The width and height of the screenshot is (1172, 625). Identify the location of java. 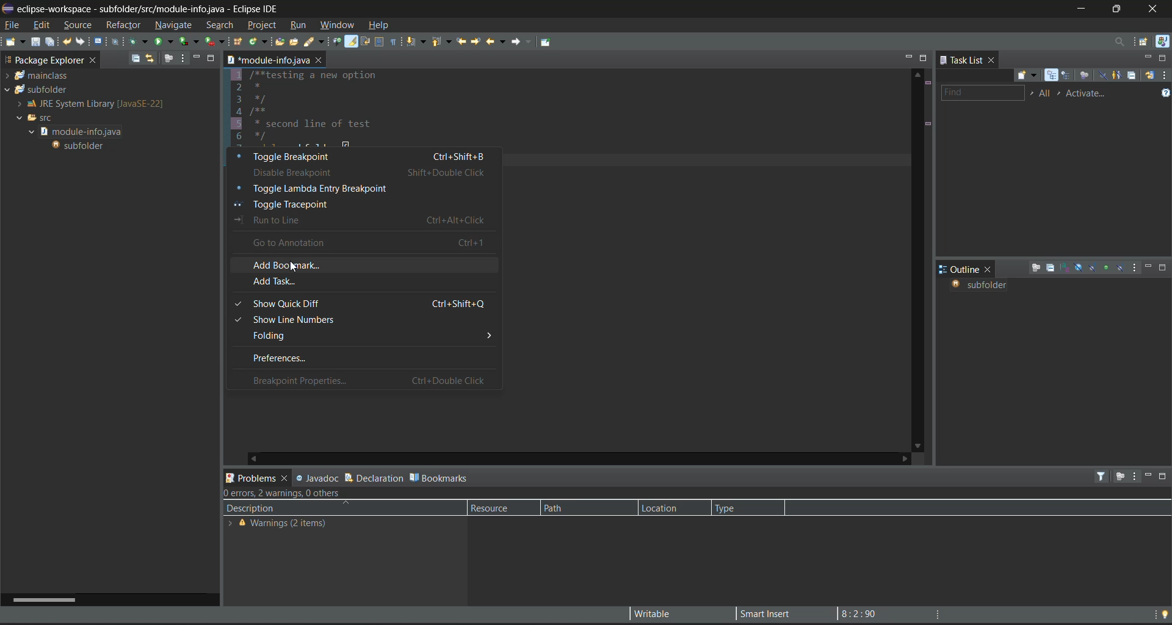
(1162, 42).